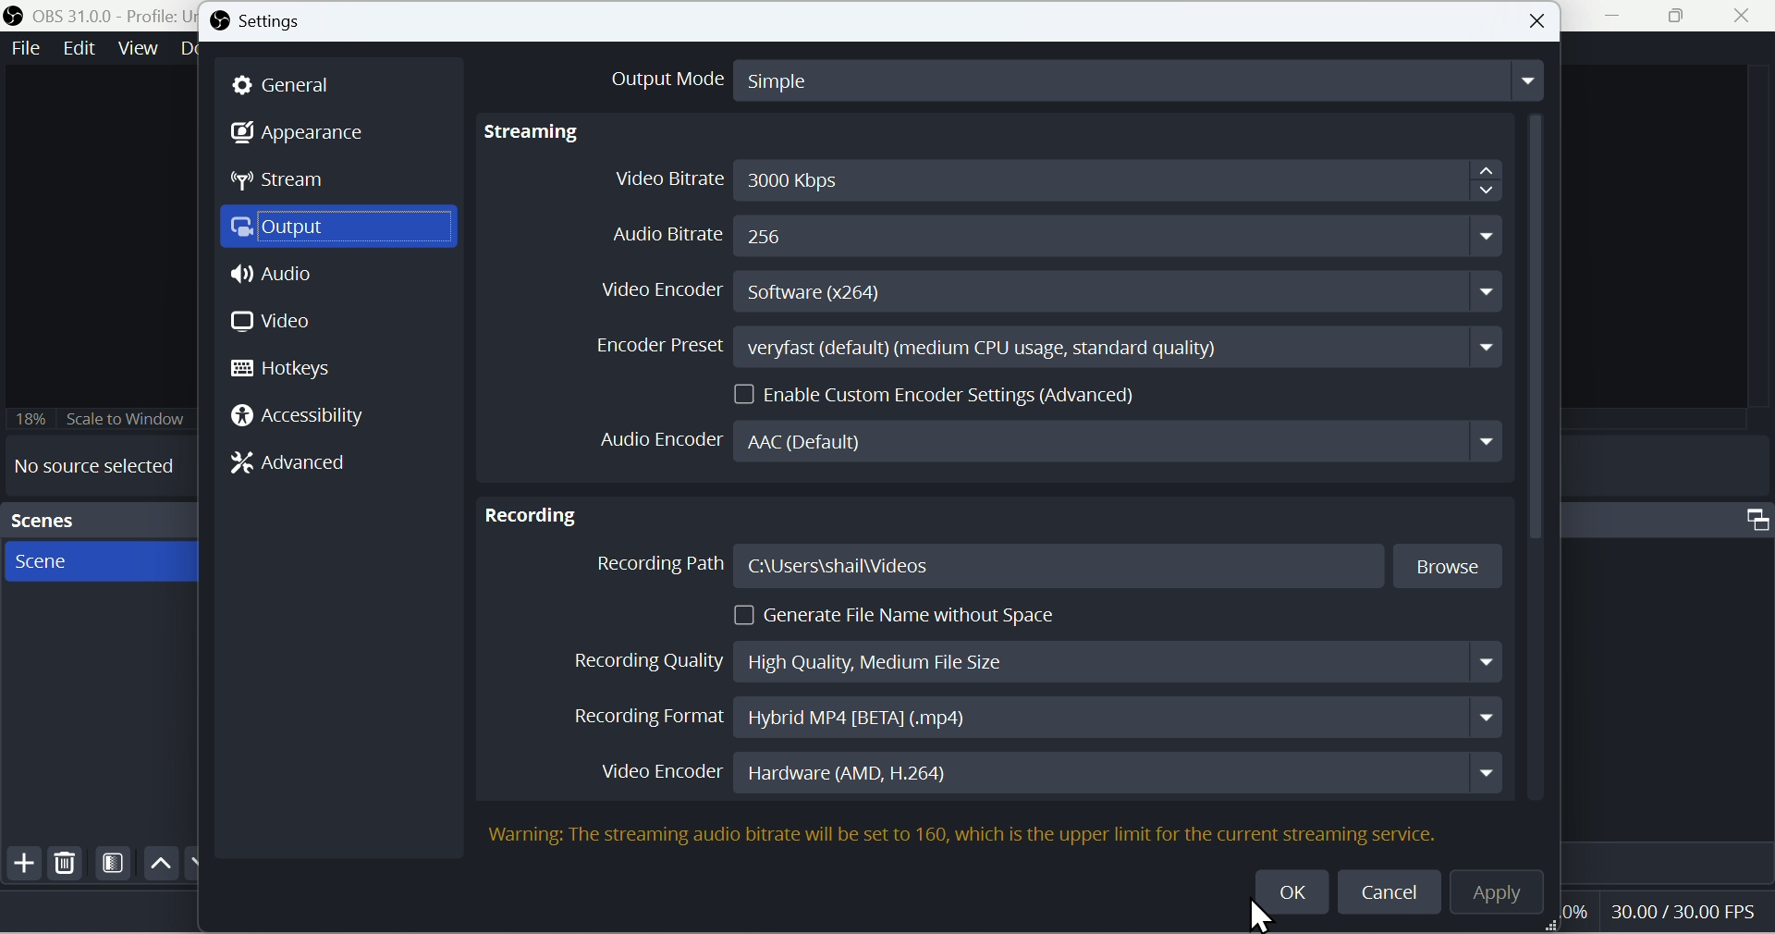  Describe the element at coordinates (1032, 657) in the screenshot. I see `Recording Quality` at that location.